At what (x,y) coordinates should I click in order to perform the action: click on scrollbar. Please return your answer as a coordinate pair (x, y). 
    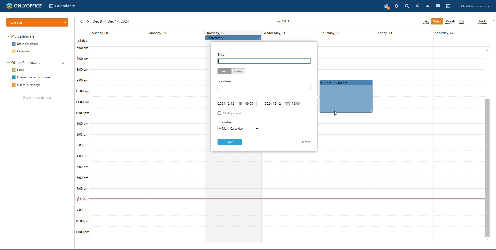
    Looking at the image, I should click on (487, 167).